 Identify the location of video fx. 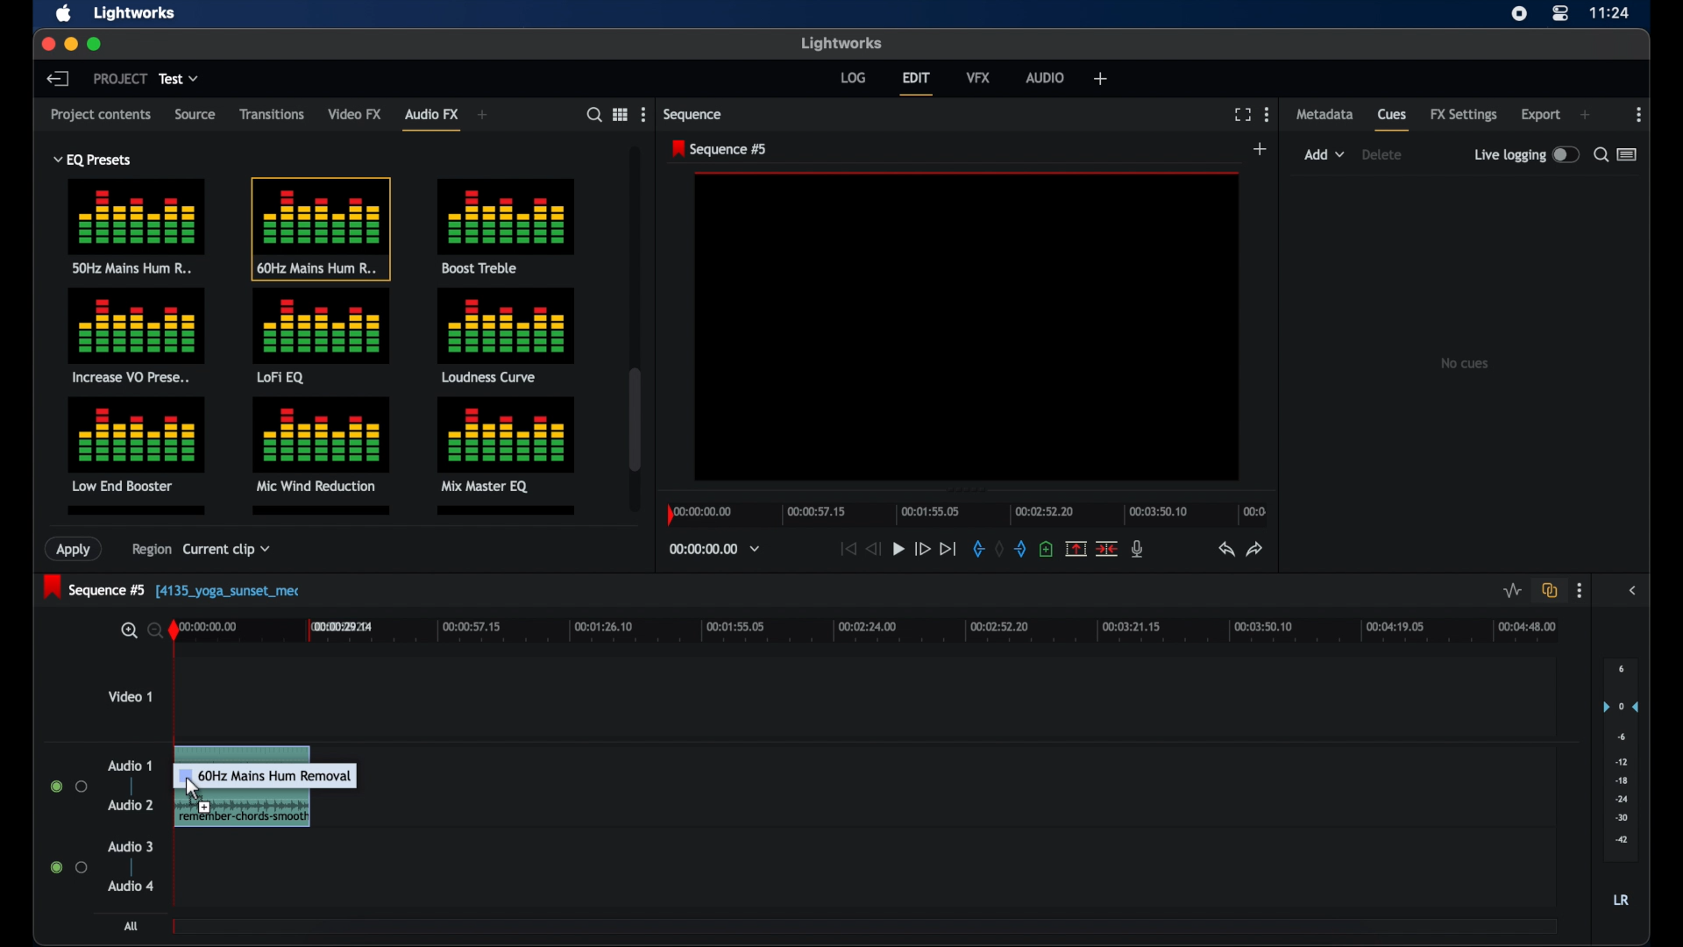
(356, 115).